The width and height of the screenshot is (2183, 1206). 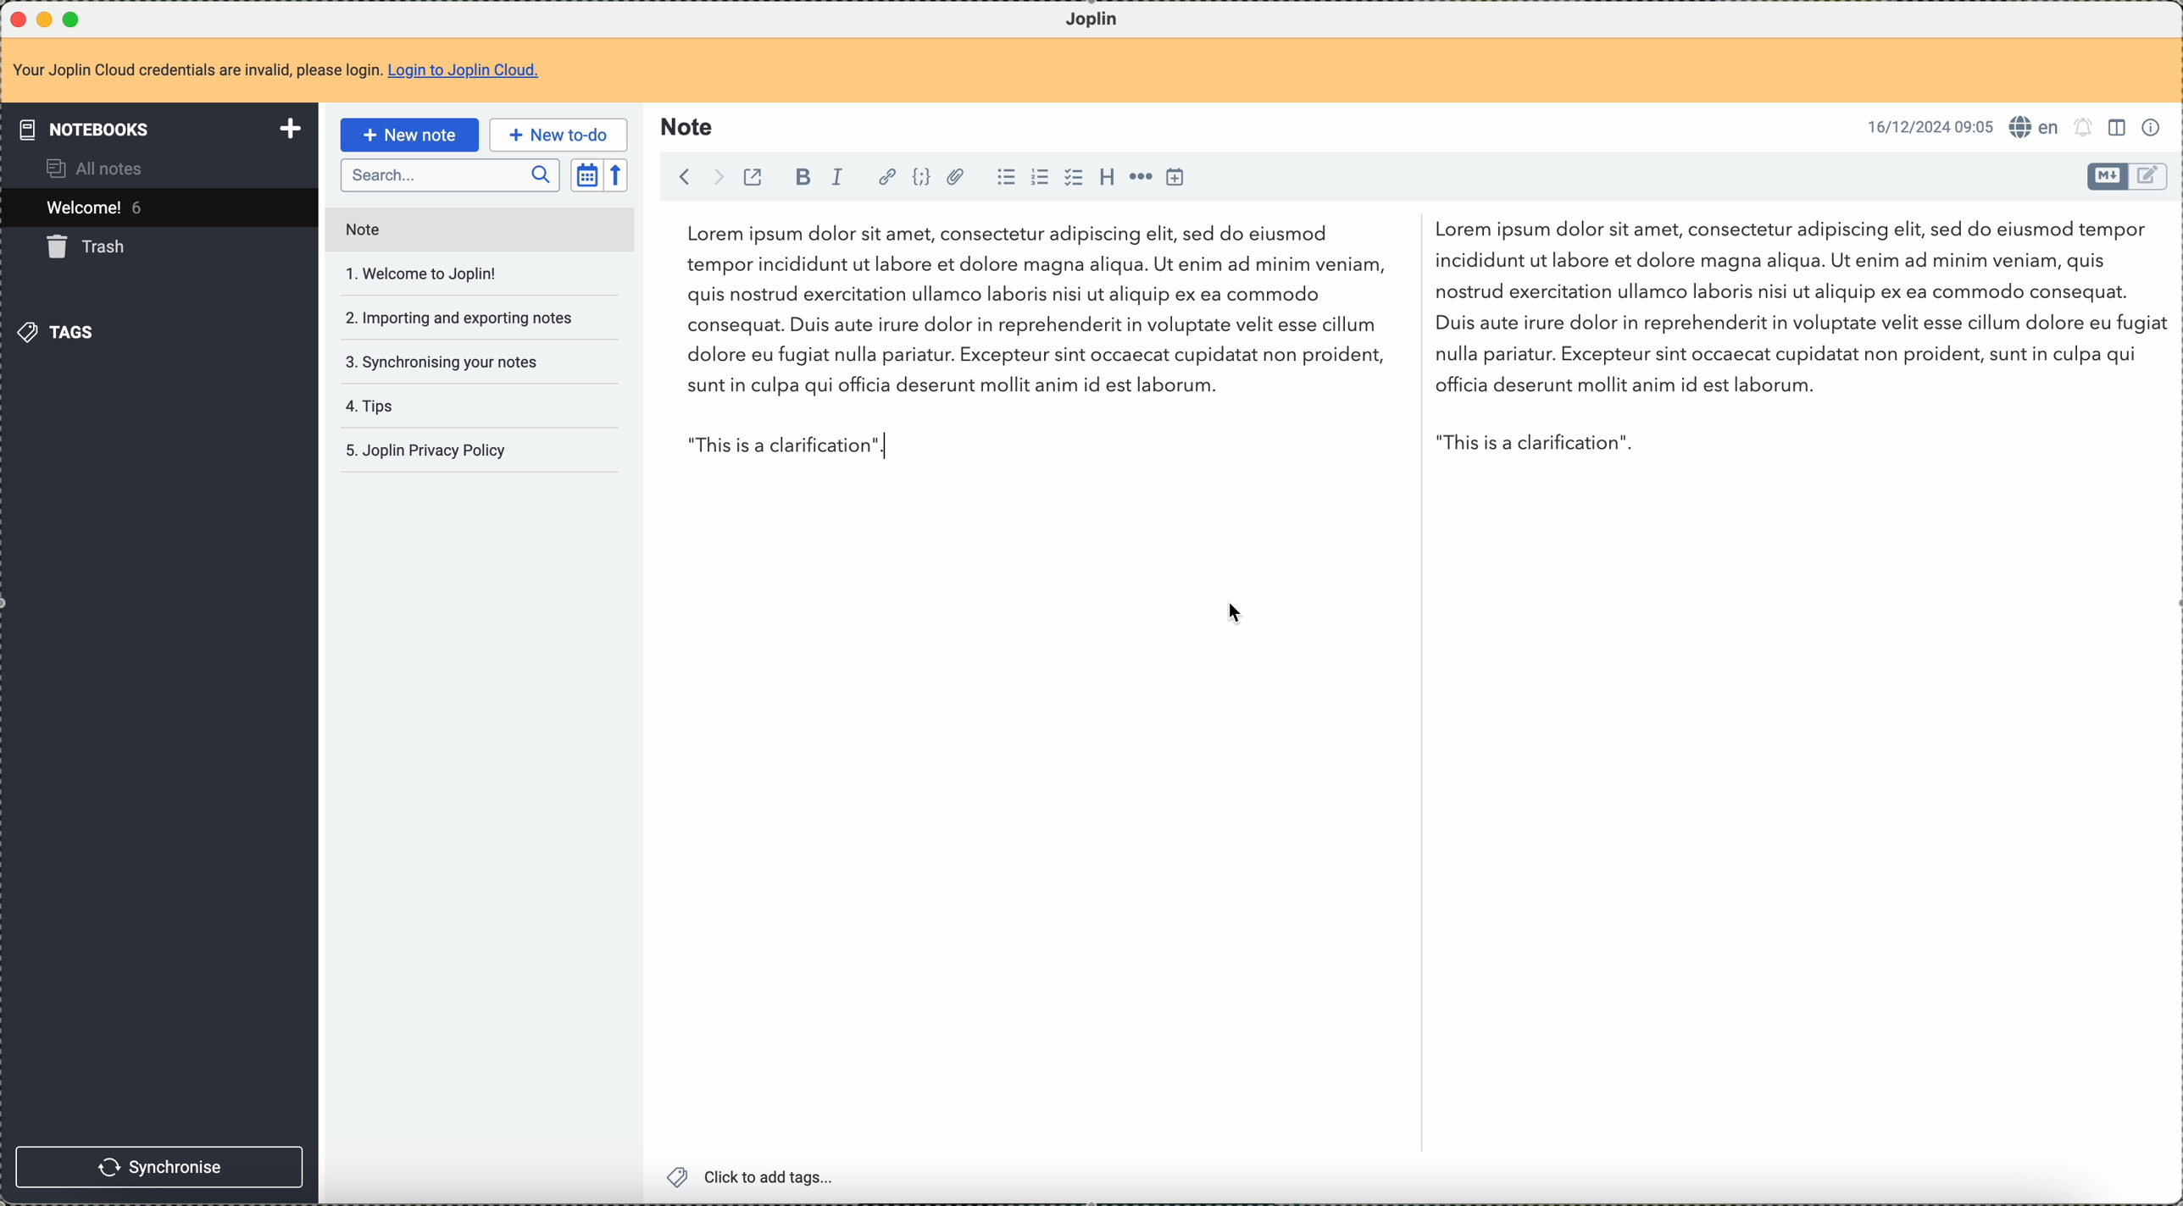 What do you see at coordinates (103, 166) in the screenshot?
I see `all notes` at bounding box center [103, 166].